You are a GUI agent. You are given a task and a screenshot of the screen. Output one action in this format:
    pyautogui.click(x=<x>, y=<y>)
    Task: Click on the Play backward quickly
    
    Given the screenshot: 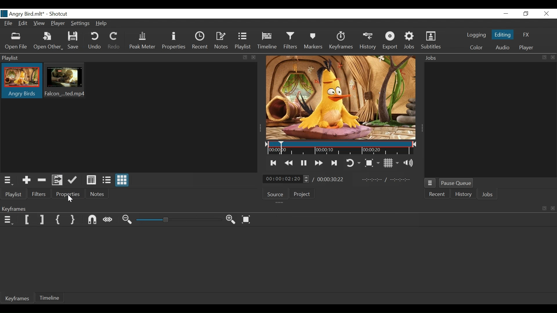 What is the action you would take?
    pyautogui.click(x=289, y=163)
    